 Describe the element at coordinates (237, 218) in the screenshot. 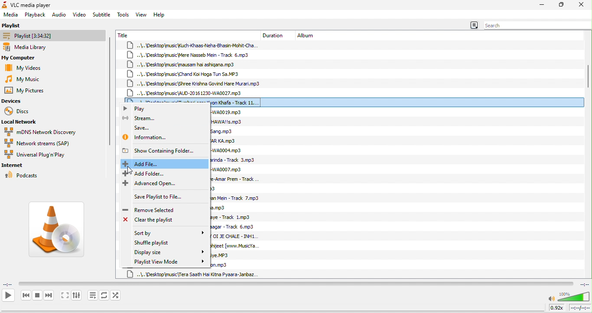

I see `\..\Desktop\music\Nazar Na Lag Jaye - Track 1.mp3` at that location.